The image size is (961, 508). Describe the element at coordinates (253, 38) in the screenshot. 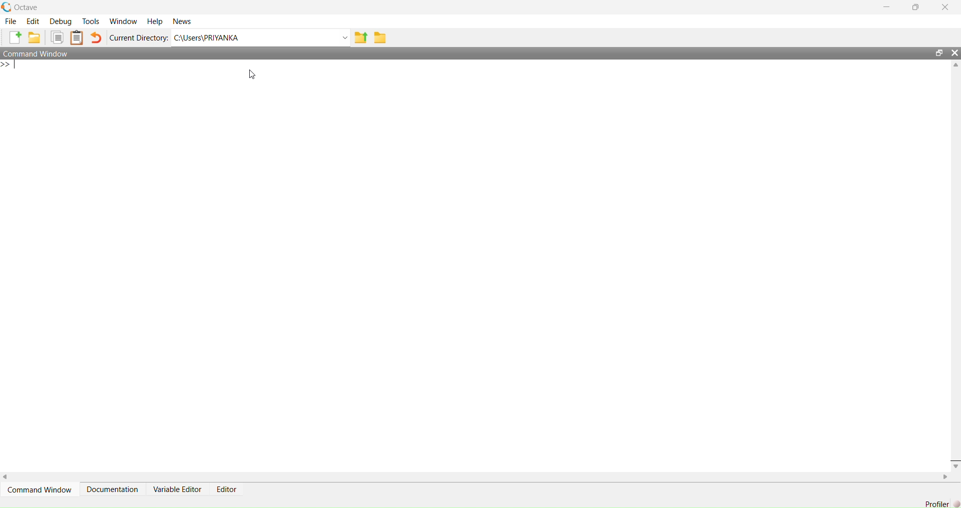

I see `C:/Users/PRIYANKA` at that location.